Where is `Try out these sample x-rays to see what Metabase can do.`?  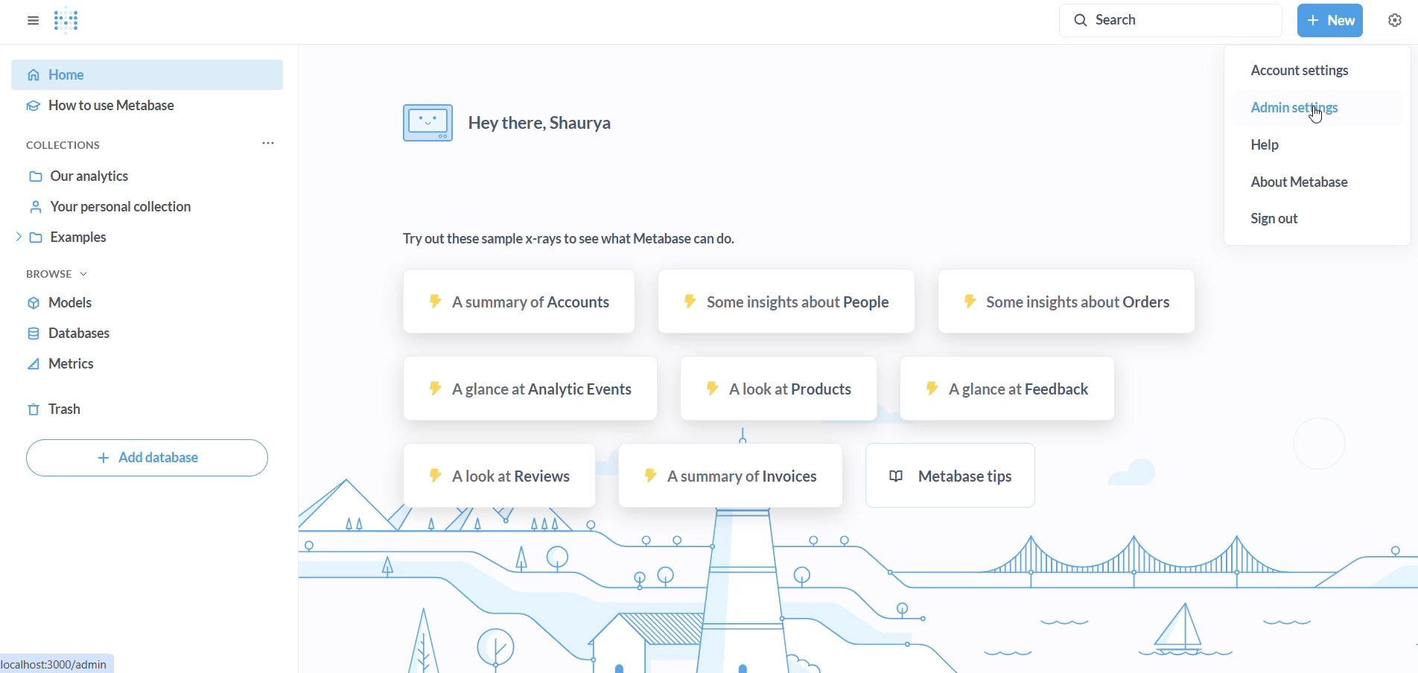
Try out these sample x-rays to see what Metabase can do. is located at coordinates (579, 239).